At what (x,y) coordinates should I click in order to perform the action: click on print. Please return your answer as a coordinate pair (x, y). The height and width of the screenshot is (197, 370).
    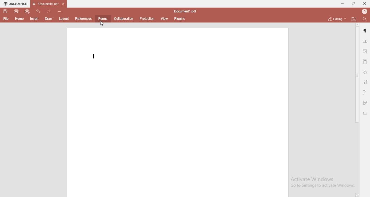
    Looking at the image, I should click on (16, 11).